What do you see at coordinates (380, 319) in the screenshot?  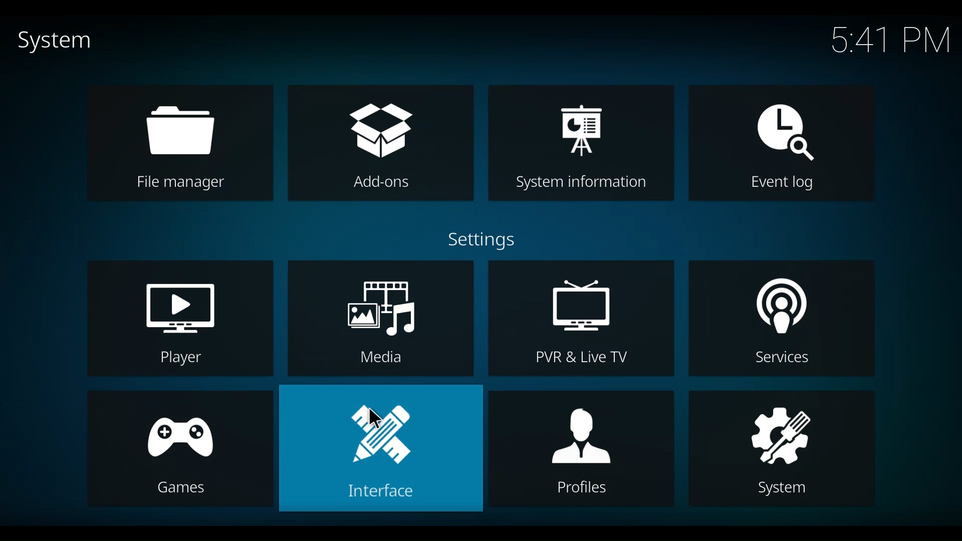 I see `Media ` at bounding box center [380, 319].